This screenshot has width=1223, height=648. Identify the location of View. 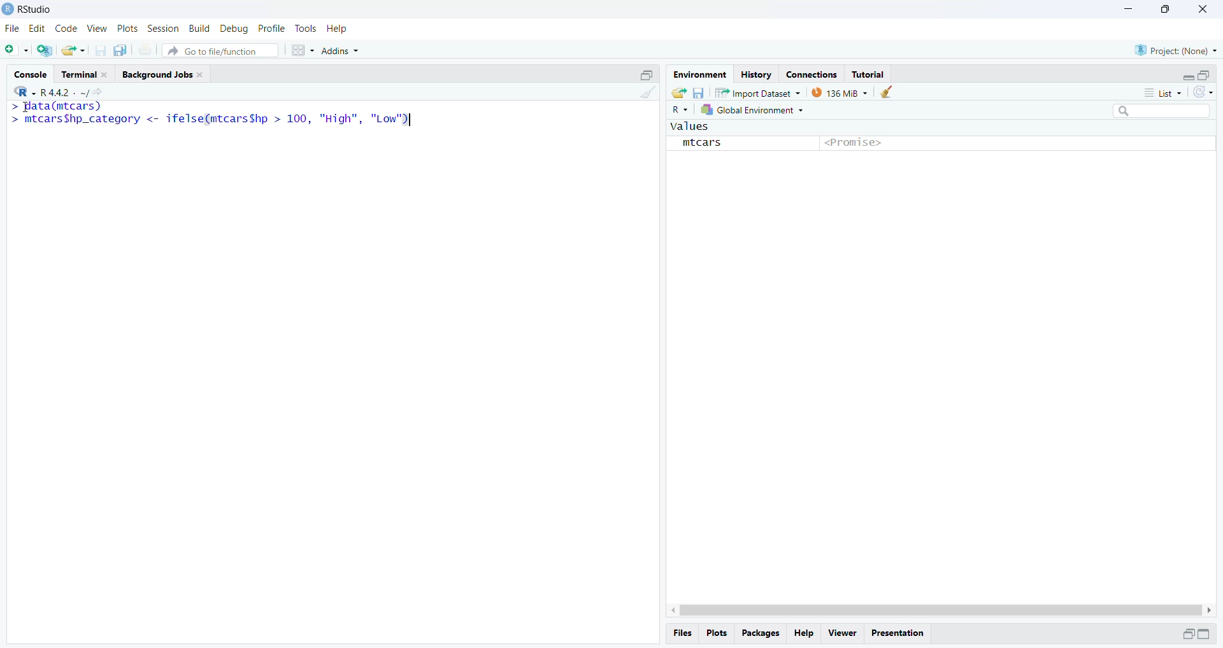
(96, 28).